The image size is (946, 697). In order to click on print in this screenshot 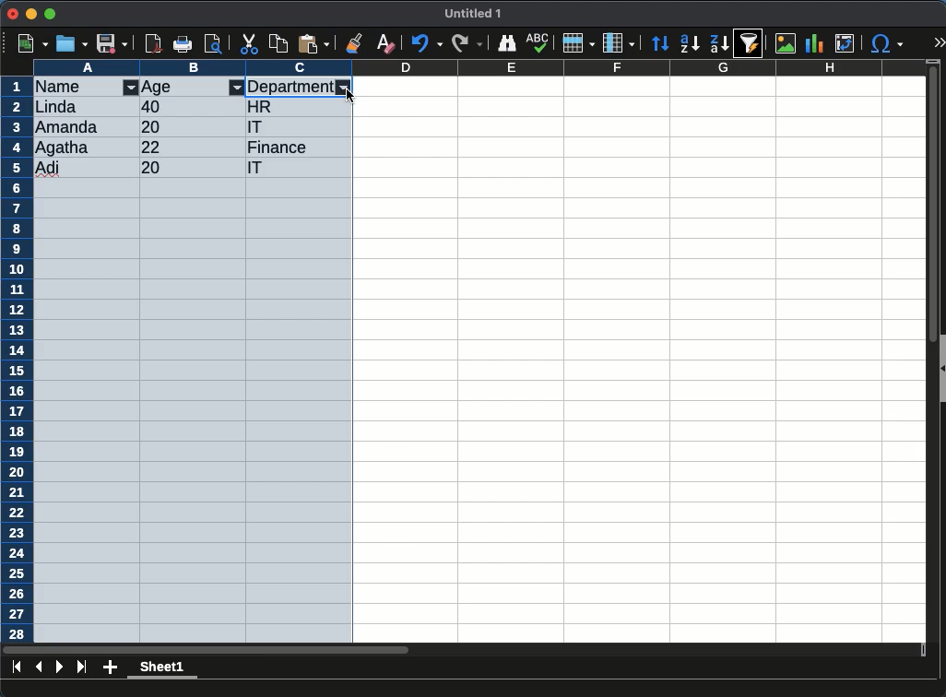, I will do `click(185, 43)`.